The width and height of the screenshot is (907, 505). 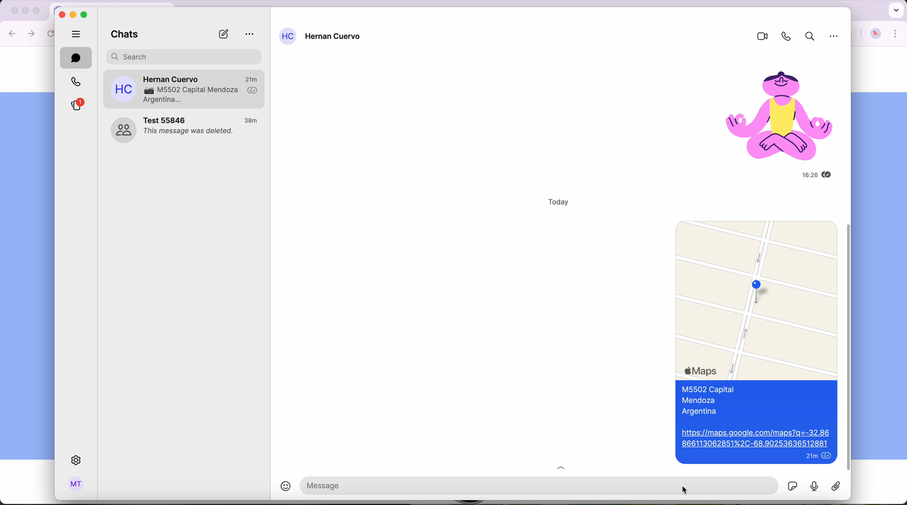 What do you see at coordinates (567, 466) in the screenshot?
I see `up` at bounding box center [567, 466].